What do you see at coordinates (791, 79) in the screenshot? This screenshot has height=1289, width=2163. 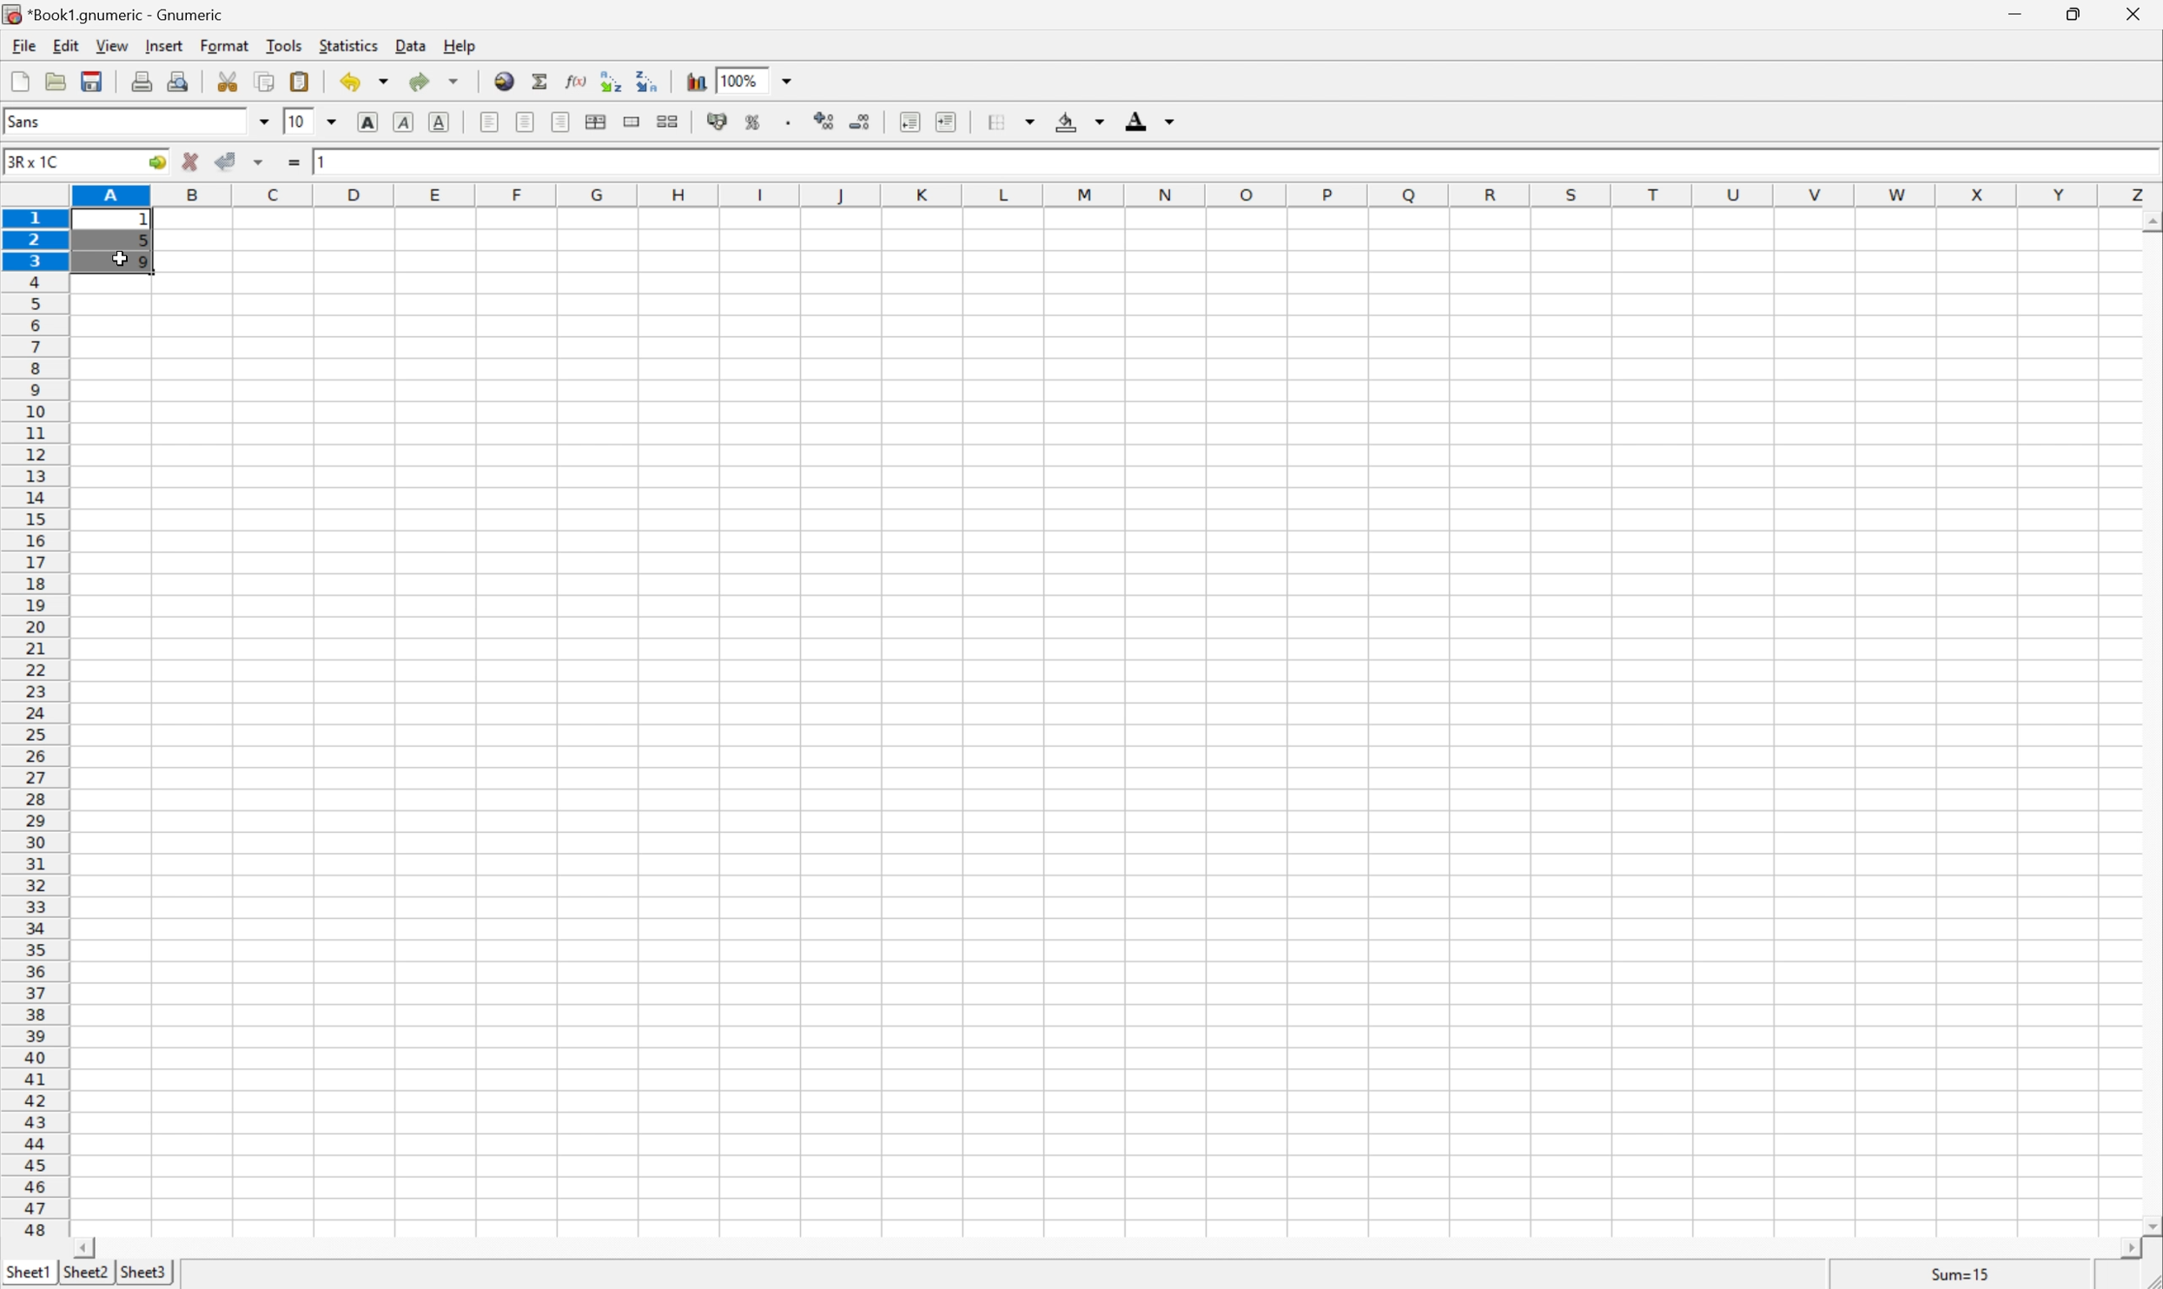 I see `drop down` at bounding box center [791, 79].